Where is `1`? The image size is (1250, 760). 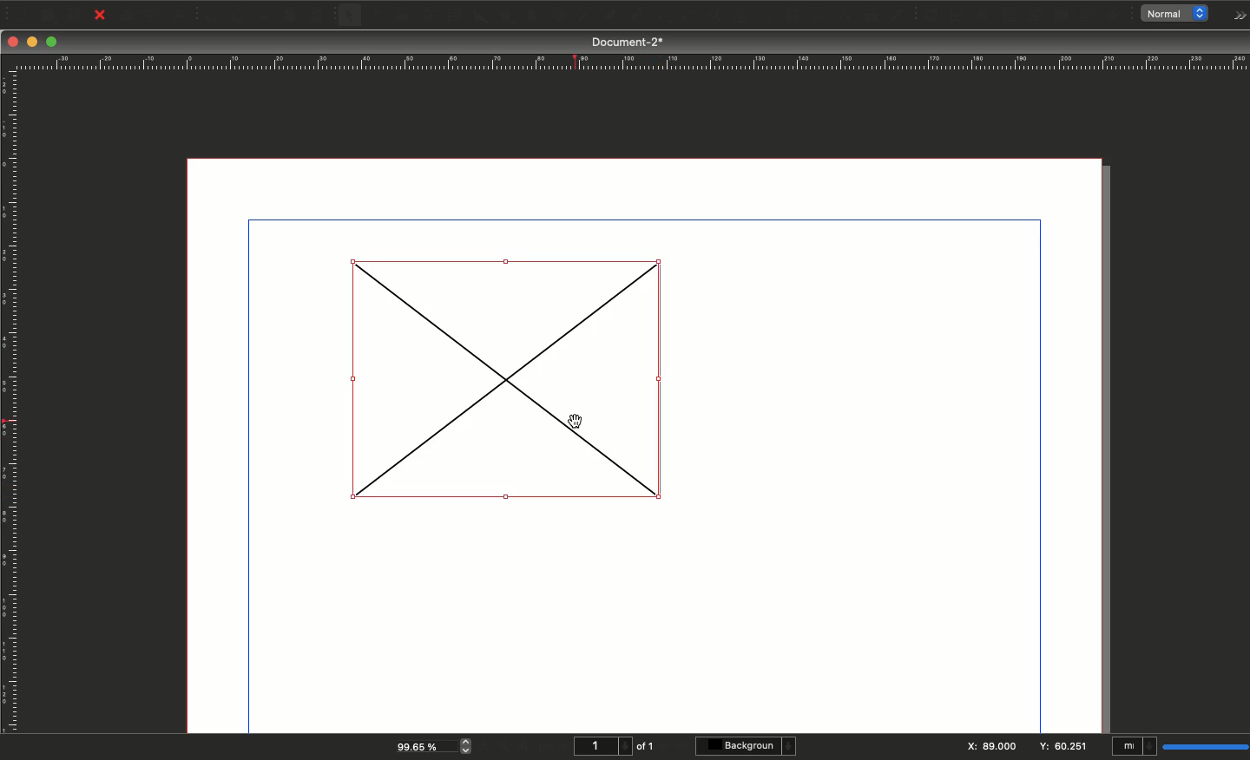
1 is located at coordinates (601, 746).